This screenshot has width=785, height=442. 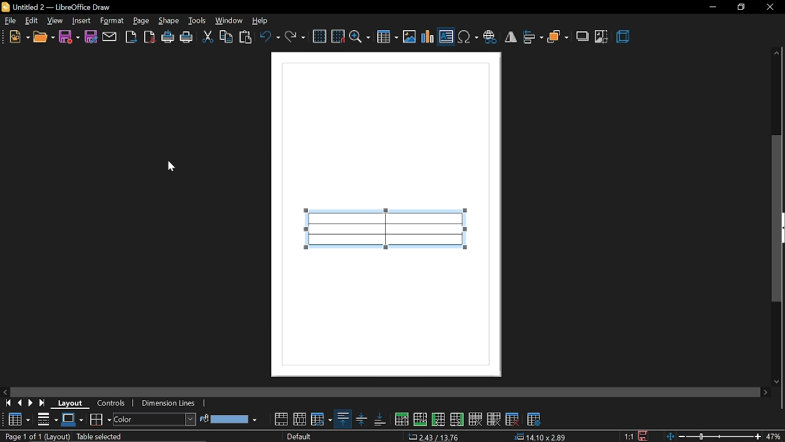 I want to click on move up, so click(x=777, y=53).